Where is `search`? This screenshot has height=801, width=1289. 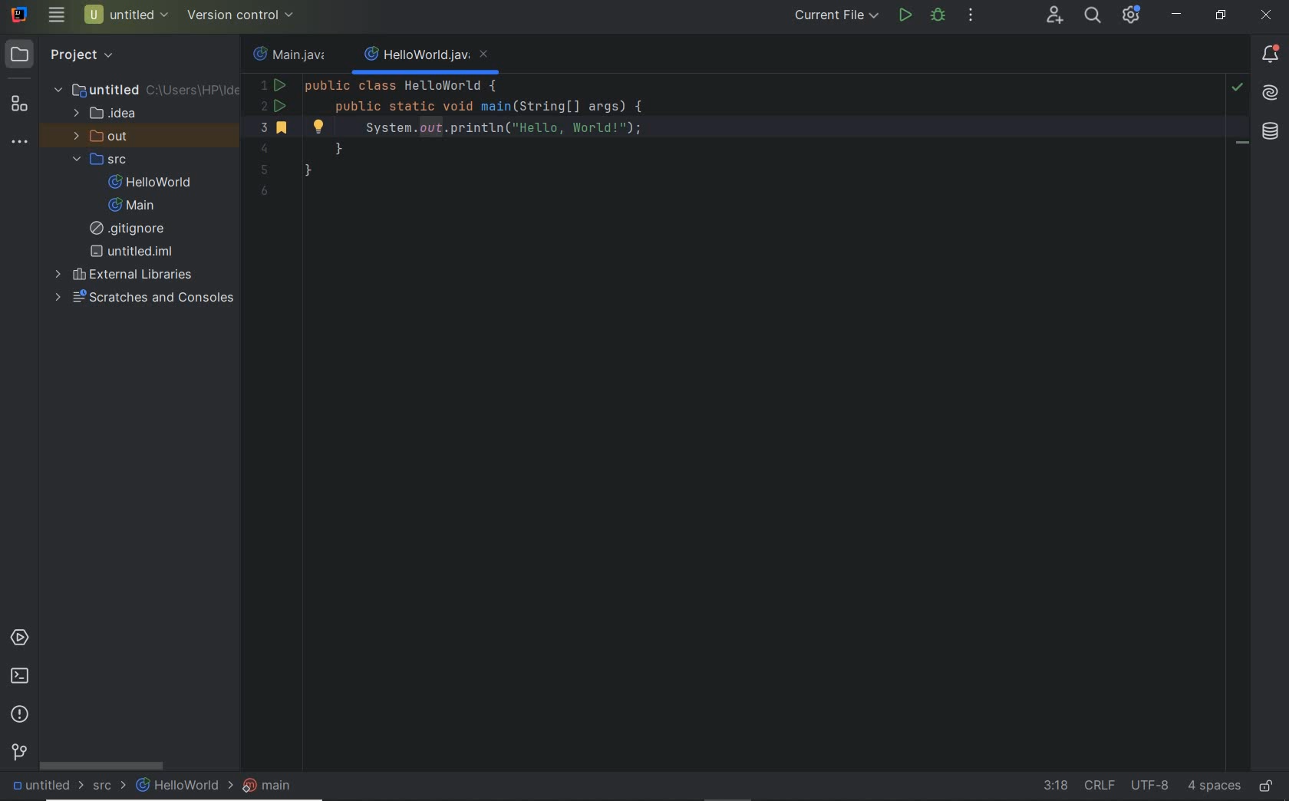 search is located at coordinates (1091, 17).